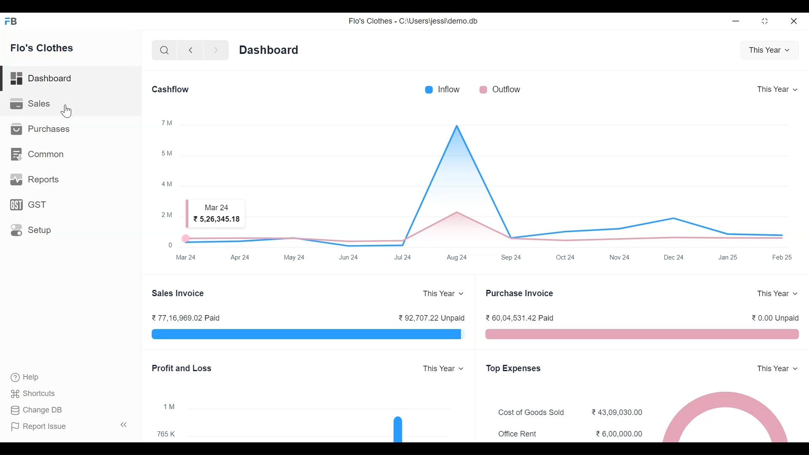 The height and width of the screenshot is (455, 809). Describe the element at coordinates (508, 88) in the screenshot. I see `Outflow` at that location.